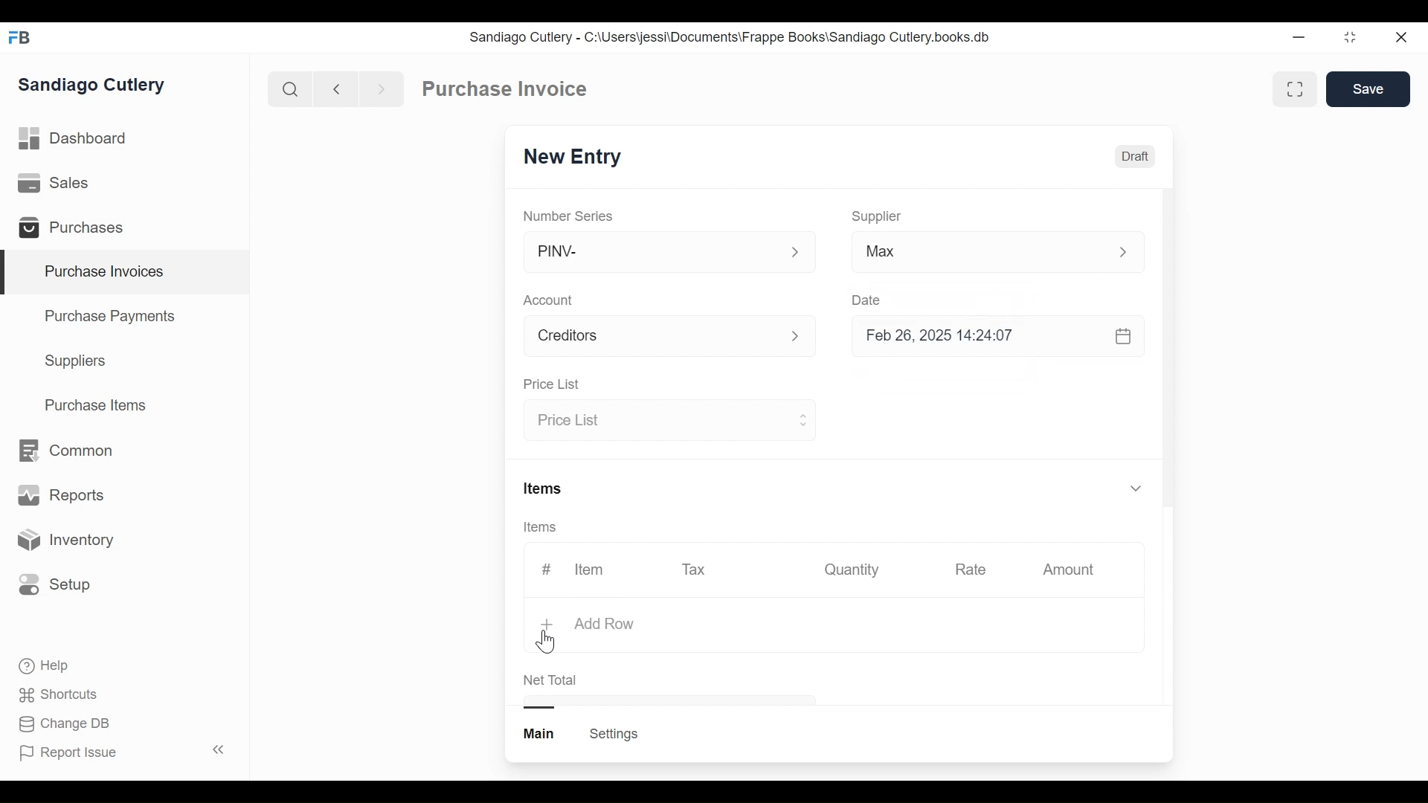 This screenshot has width=1428, height=803. I want to click on Setup, so click(55, 584).